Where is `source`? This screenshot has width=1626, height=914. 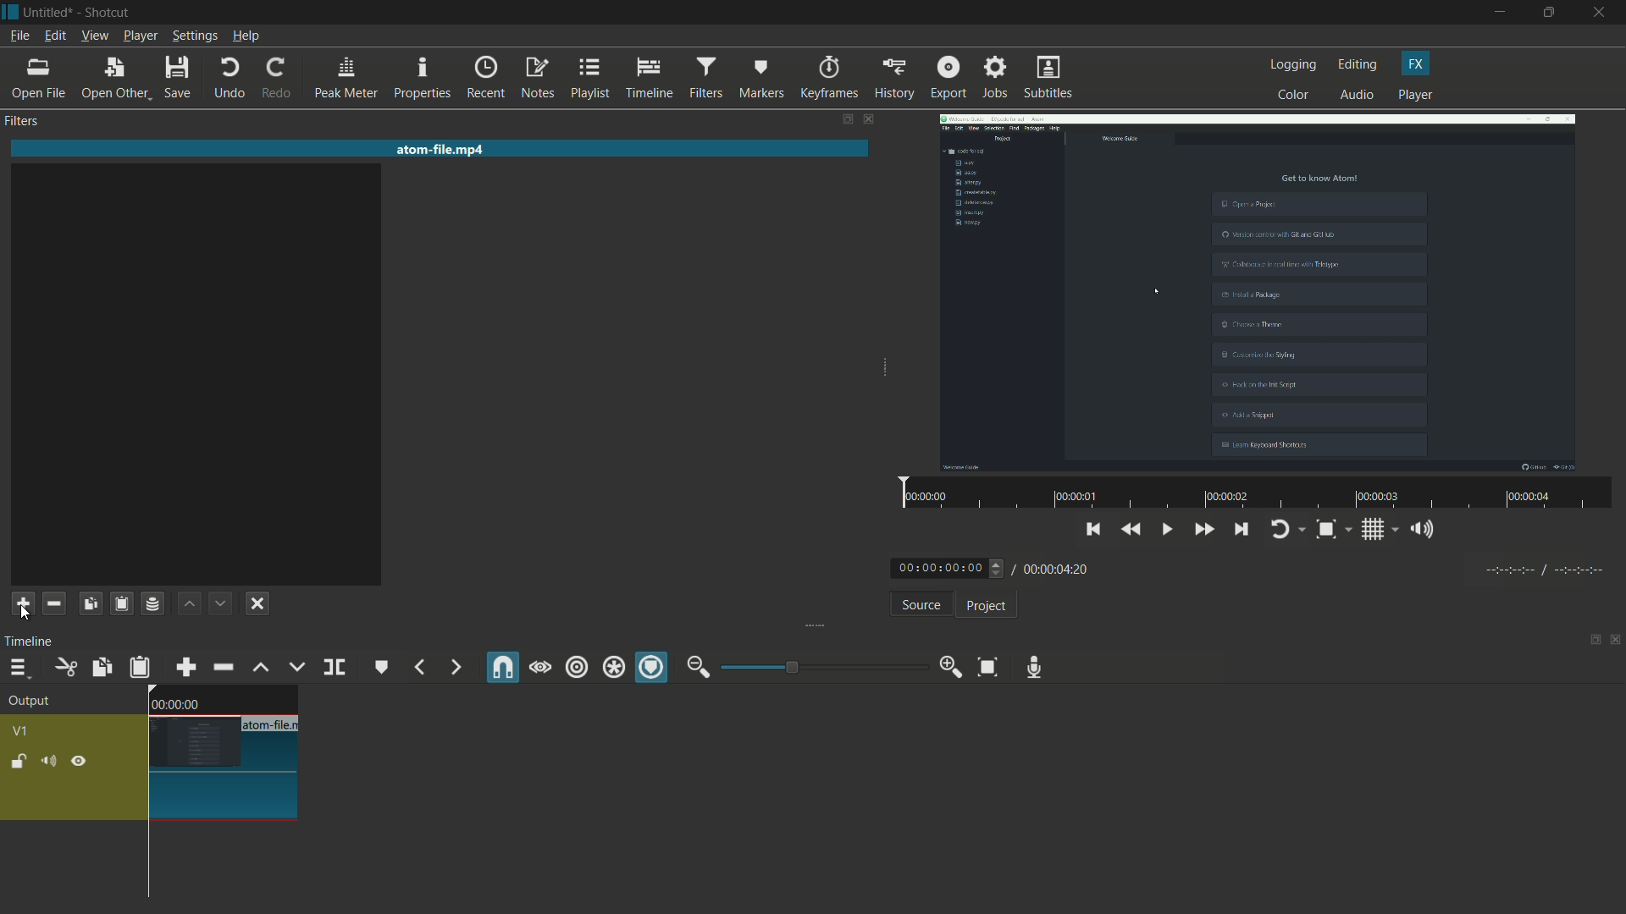
source is located at coordinates (921, 607).